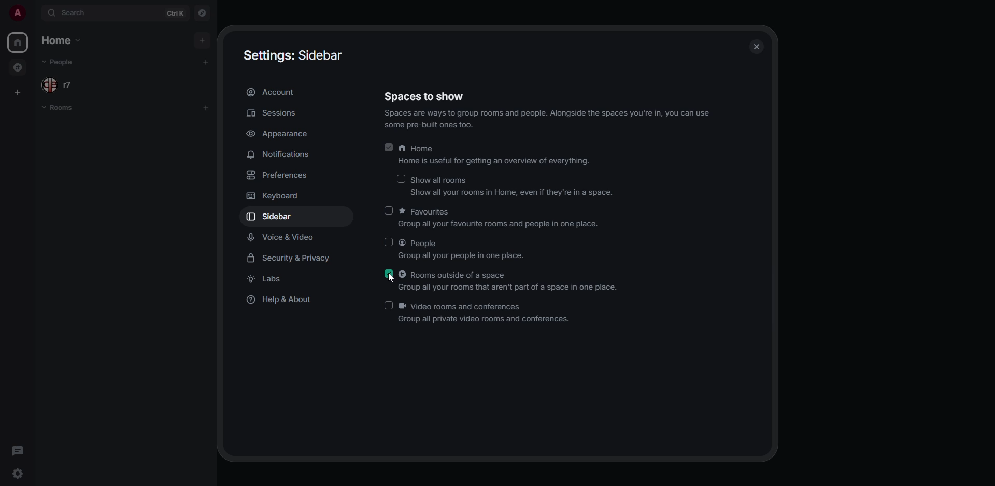  What do you see at coordinates (201, 39) in the screenshot?
I see `add` at bounding box center [201, 39].